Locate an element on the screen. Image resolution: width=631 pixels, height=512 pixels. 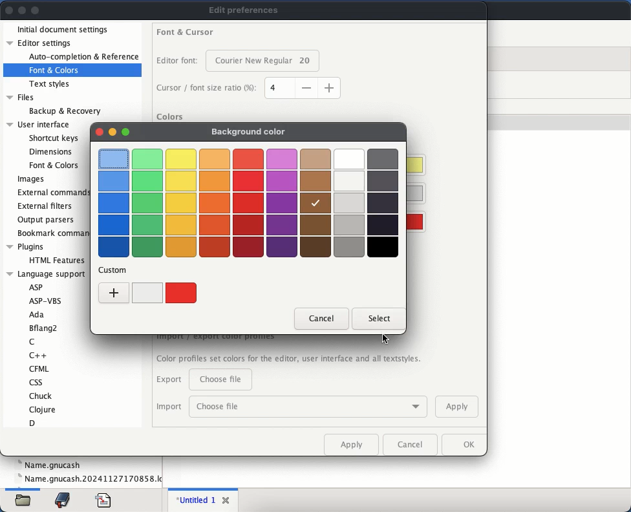
close is located at coordinates (99, 131).